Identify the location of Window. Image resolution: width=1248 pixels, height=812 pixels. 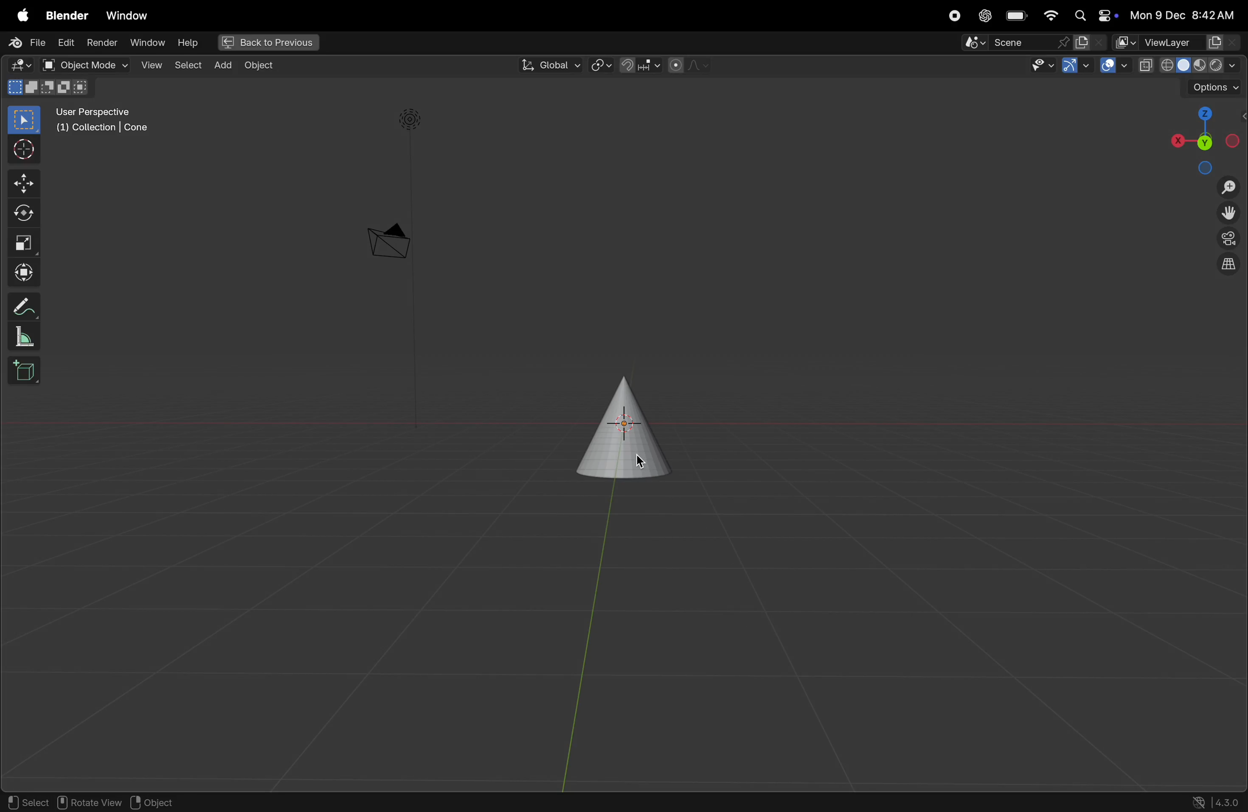
(127, 15).